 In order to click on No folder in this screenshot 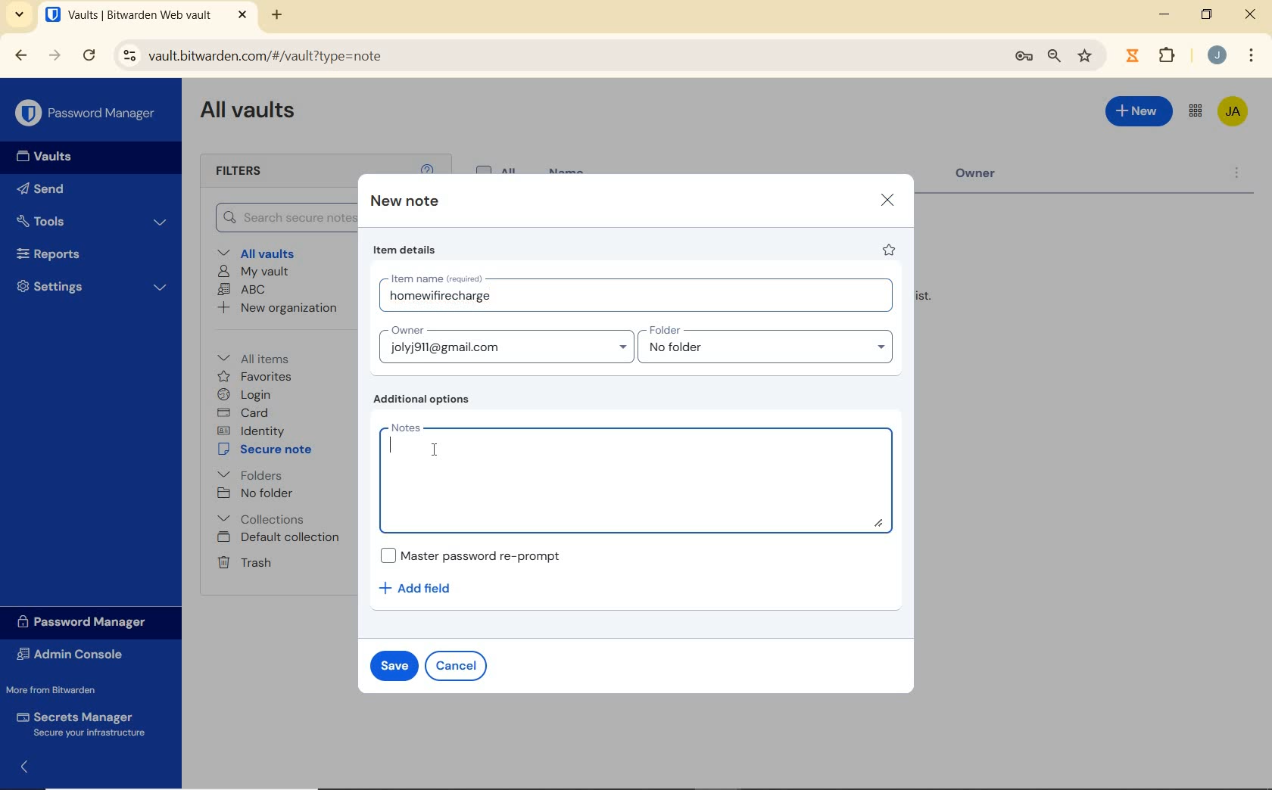, I will do `click(255, 493)`.